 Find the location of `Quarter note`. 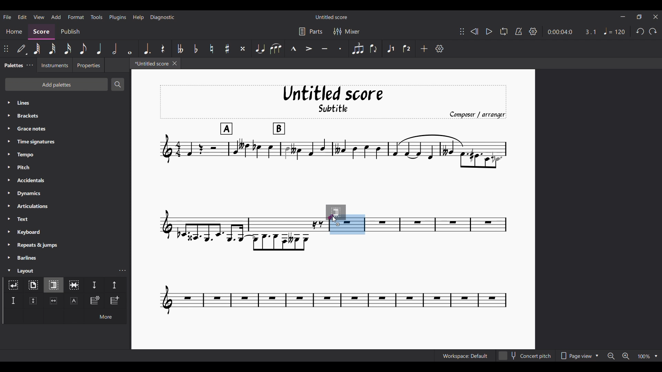

Quarter note is located at coordinates (99, 48).